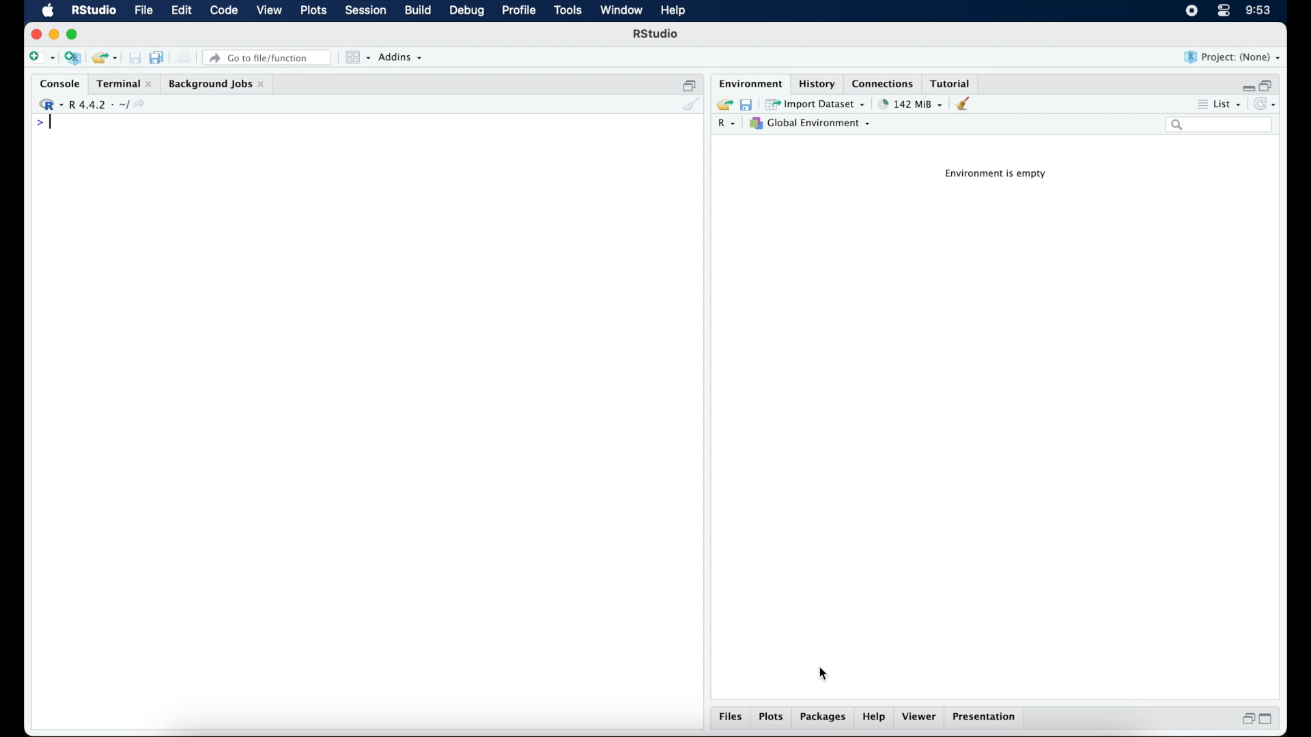 The height and width of the screenshot is (737, 1311). I want to click on tutorial, so click(953, 83).